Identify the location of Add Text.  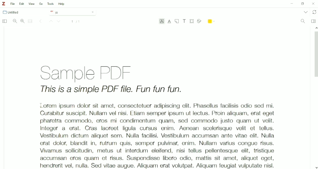
(185, 21).